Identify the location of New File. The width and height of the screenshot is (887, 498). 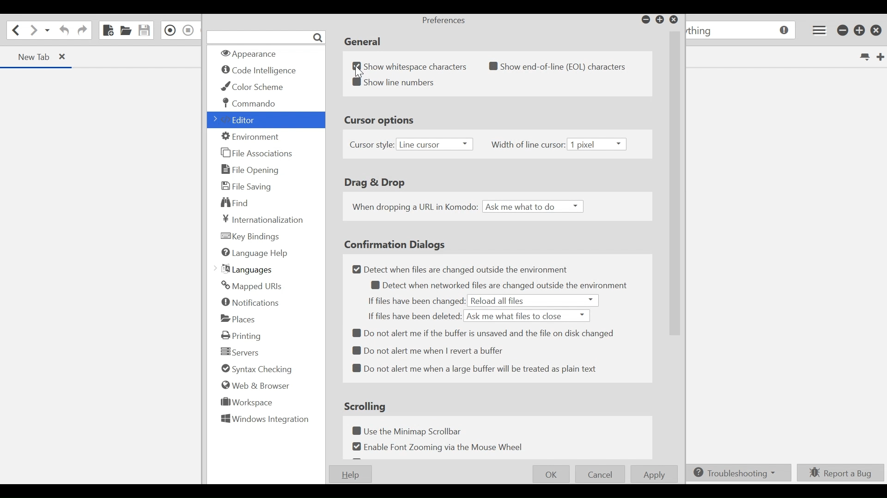
(108, 30).